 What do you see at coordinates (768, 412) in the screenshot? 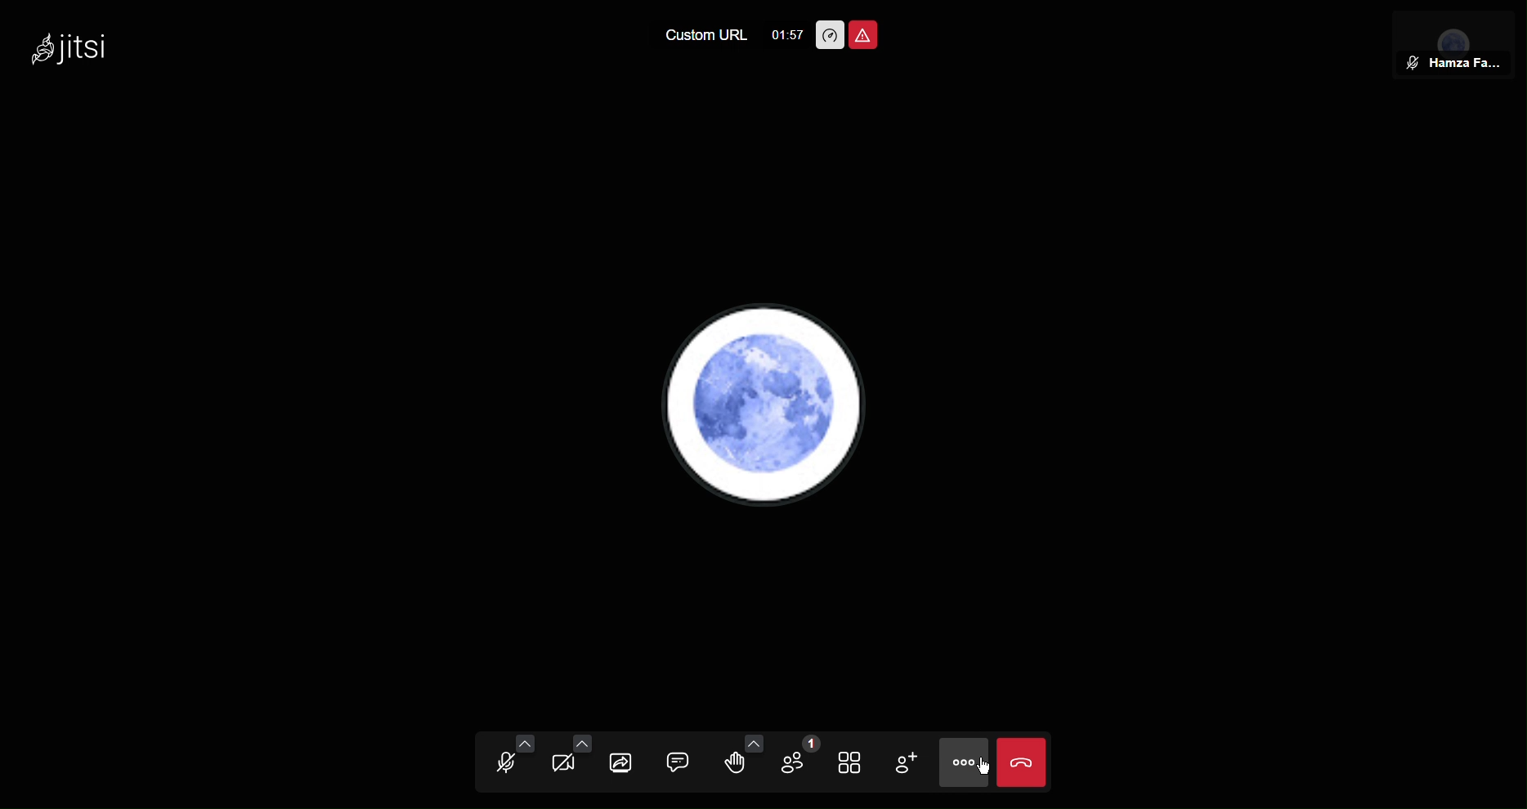
I see `Account PFP` at bounding box center [768, 412].